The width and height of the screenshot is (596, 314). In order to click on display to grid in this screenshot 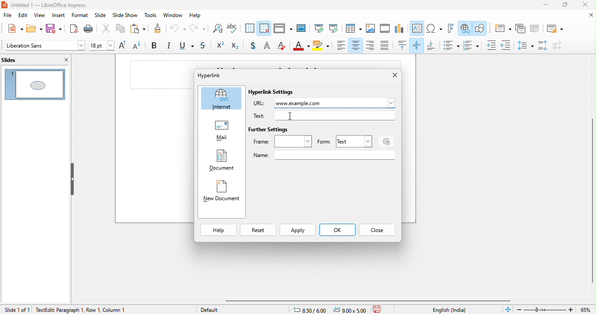, I will do `click(250, 29)`.